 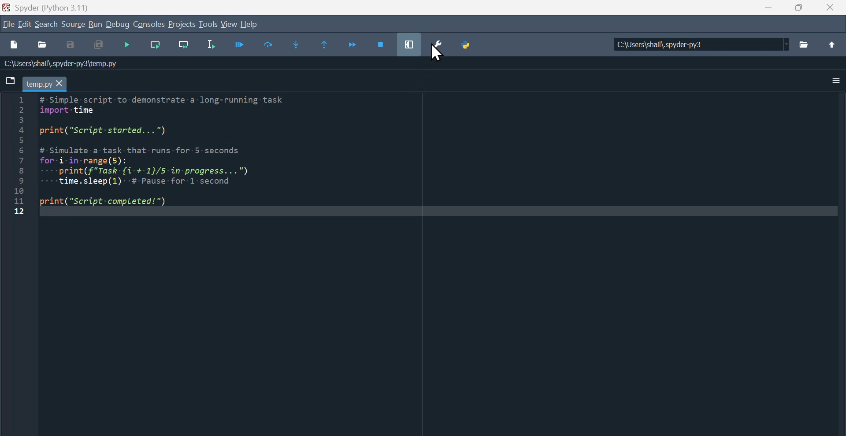 What do you see at coordinates (184, 46) in the screenshot?
I see `Run current line and go to the next one` at bounding box center [184, 46].